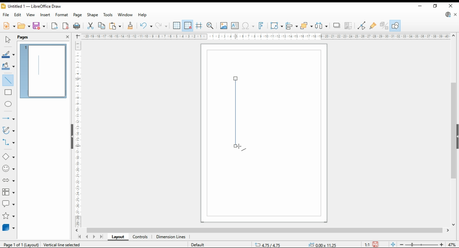 The height and width of the screenshot is (248, 459). I want to click on close window, so click(451, 6).